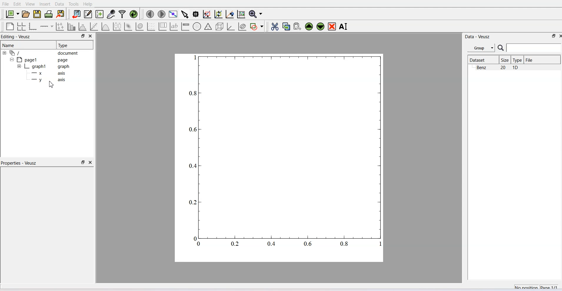  Describe the element at coordinates (230, 14) in the screenshot. I see `Recenter graph axes` at that location.